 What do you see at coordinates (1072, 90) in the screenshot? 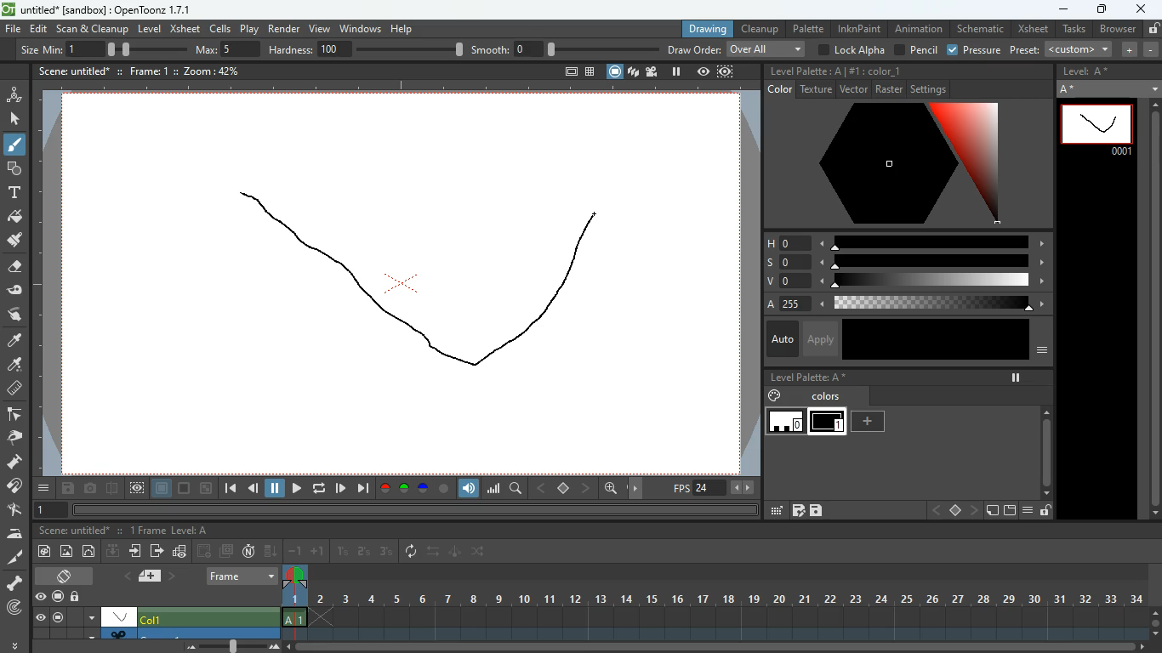
I see `a` at bounding box center [1072, 90].